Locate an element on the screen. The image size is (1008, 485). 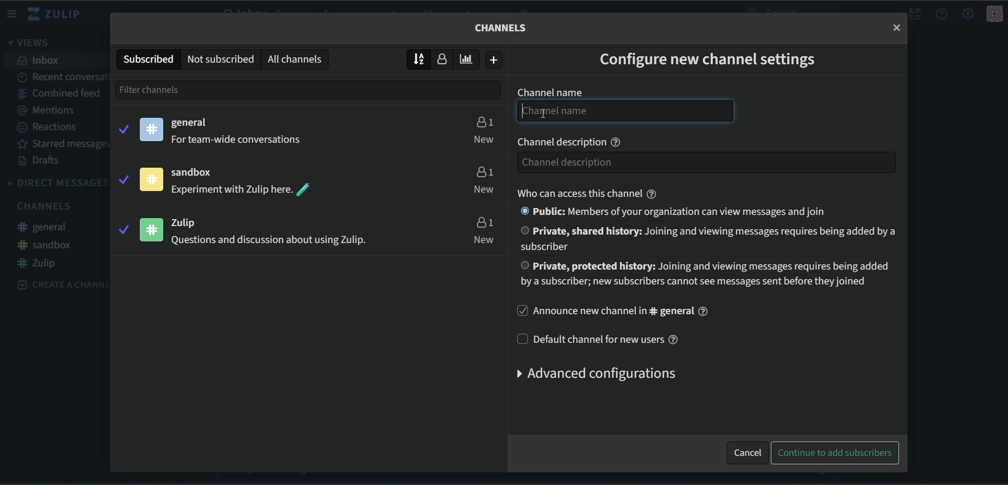
tick is located at coordinates (123, 128).